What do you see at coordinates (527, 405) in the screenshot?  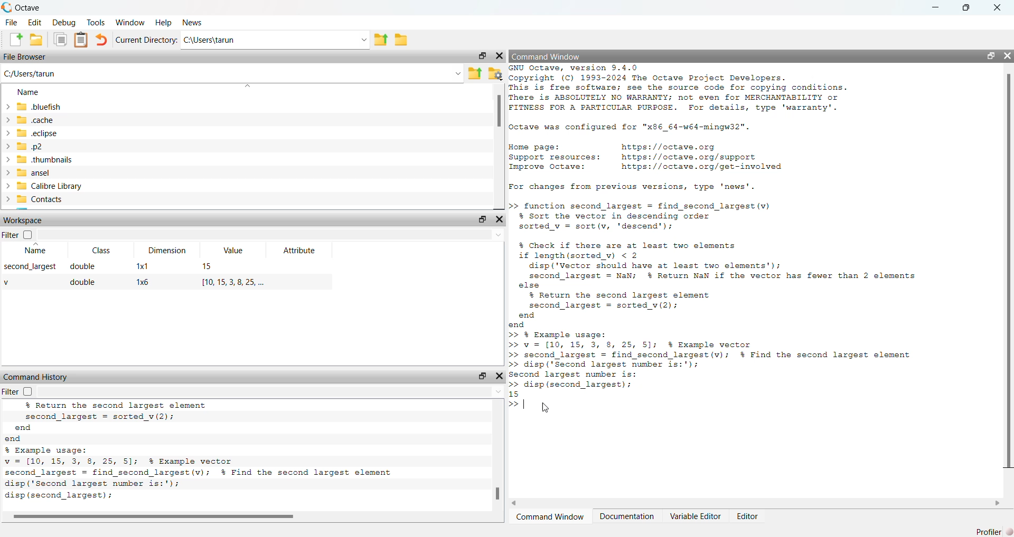 I see `typing cursor` at bounding box center [527, 405].